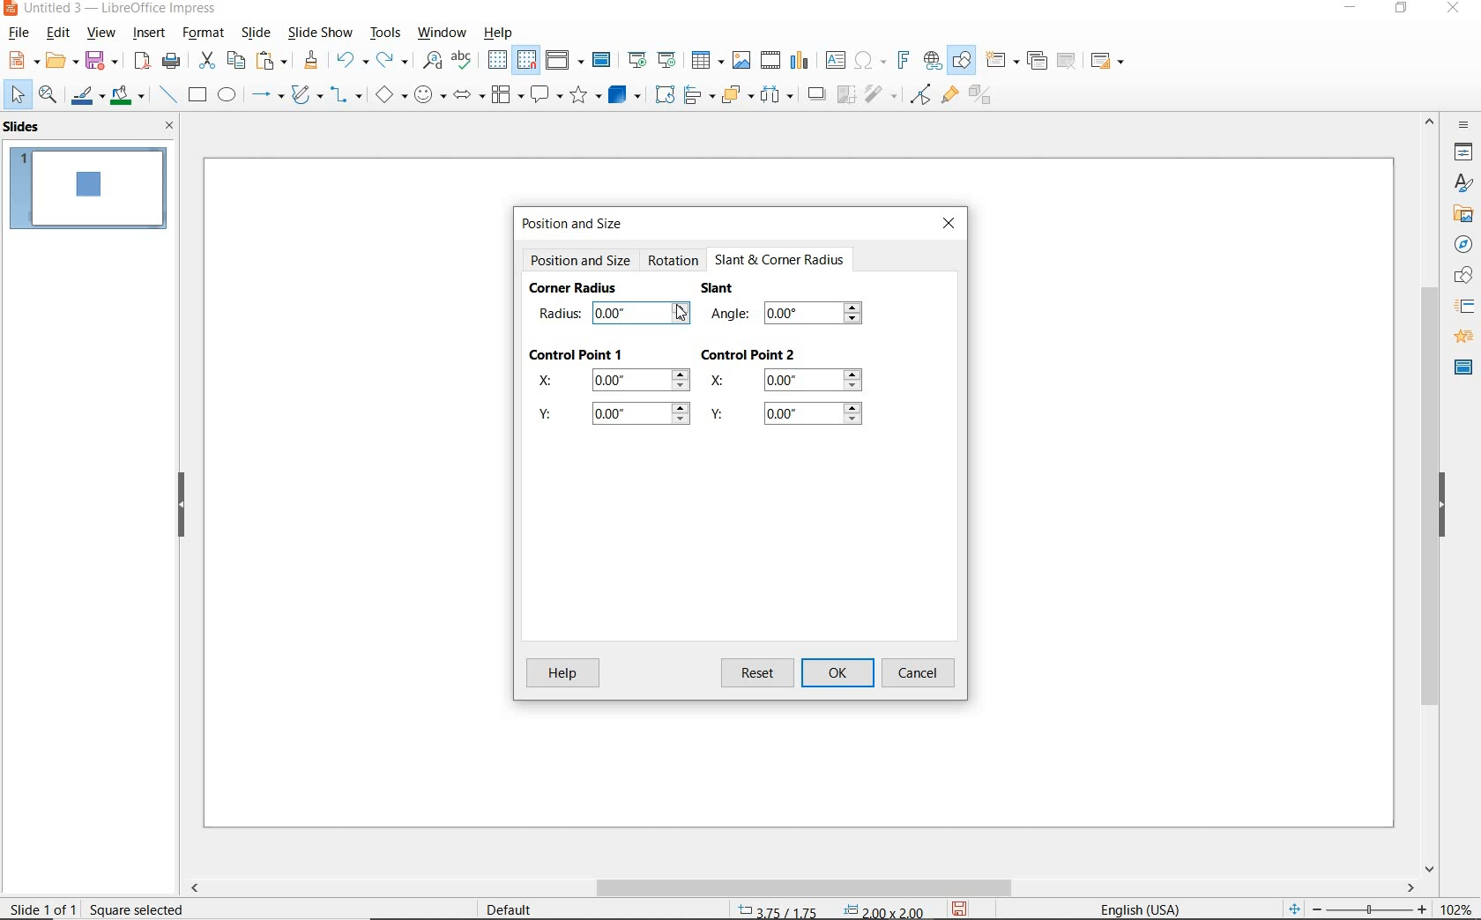 The image size is (1481, 920). Describe the element at coordinates (615, 418) in the screenshot. I see `Y` at that location.